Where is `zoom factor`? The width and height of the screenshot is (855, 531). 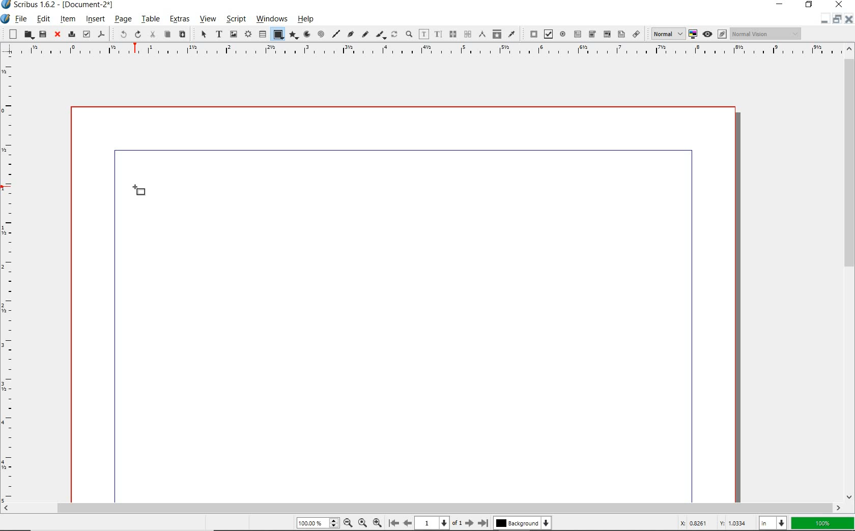
zoom factor is located at coordinates (822, 524).